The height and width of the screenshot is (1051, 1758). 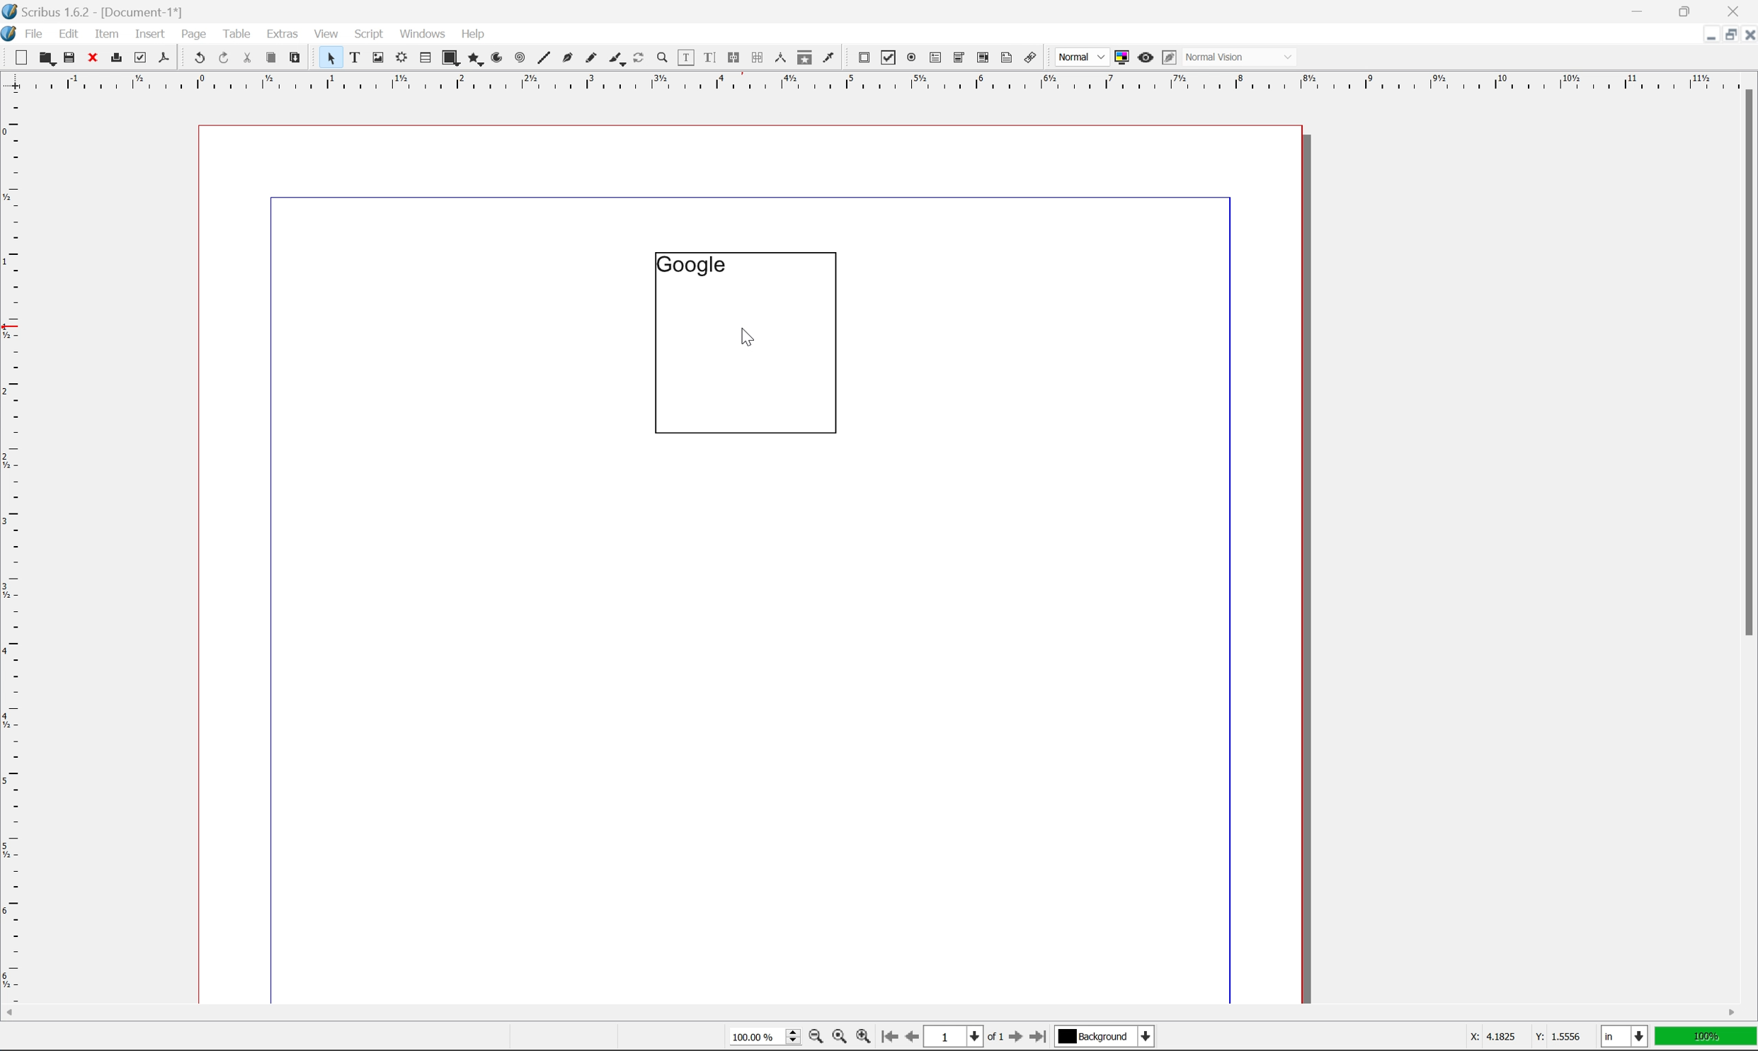 I want to click on calligraphy line, so click(x=617, y=57).